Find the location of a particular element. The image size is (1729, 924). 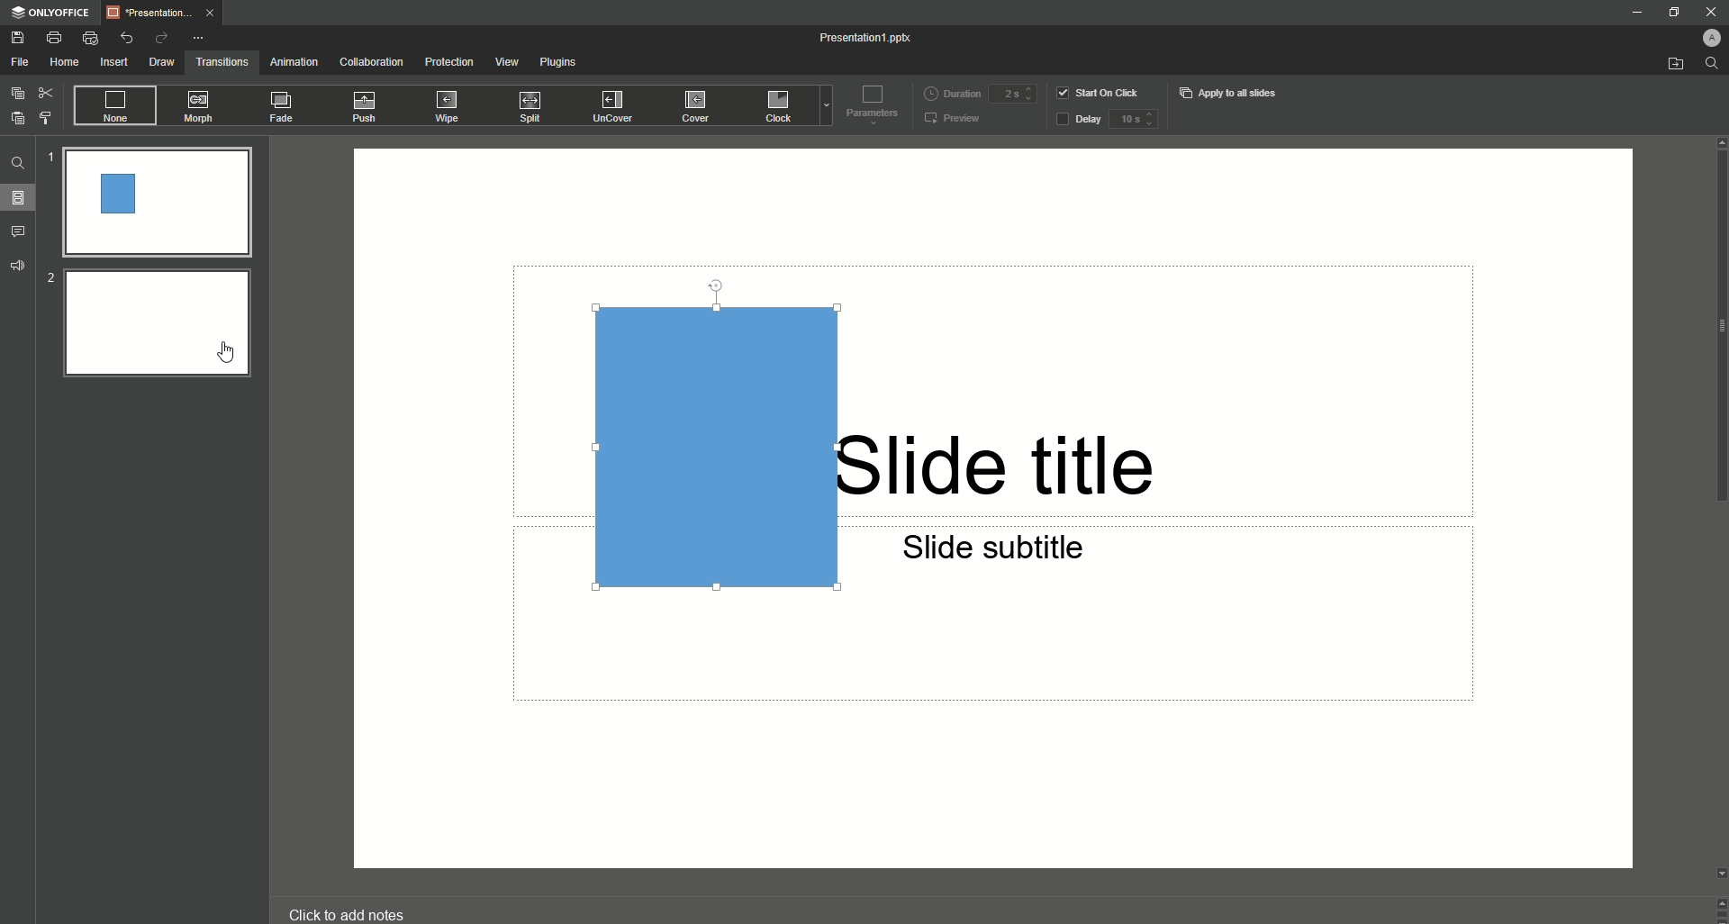

Drop down menu is located at coordinates (823, 107).